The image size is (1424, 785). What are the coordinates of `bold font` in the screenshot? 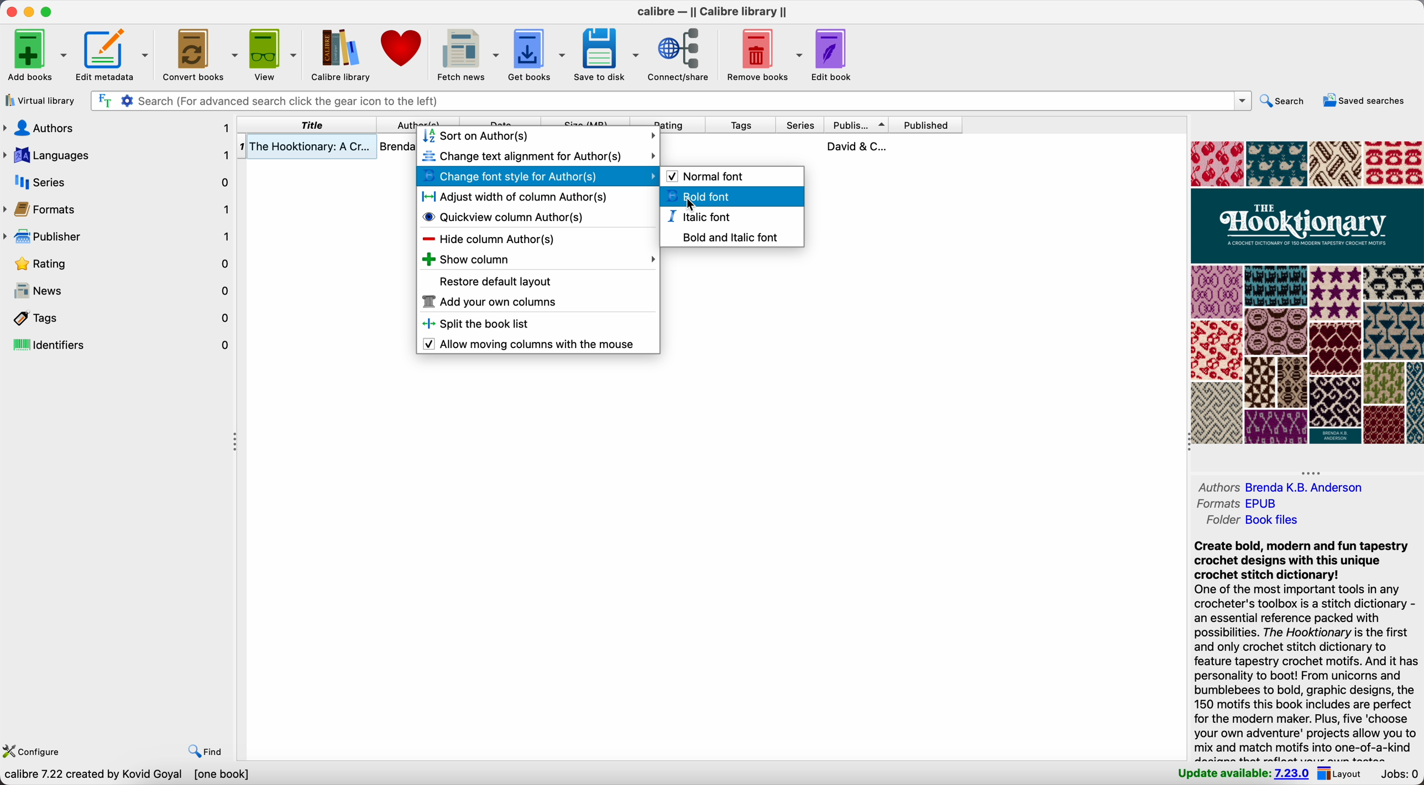 It's located at (734, 196).